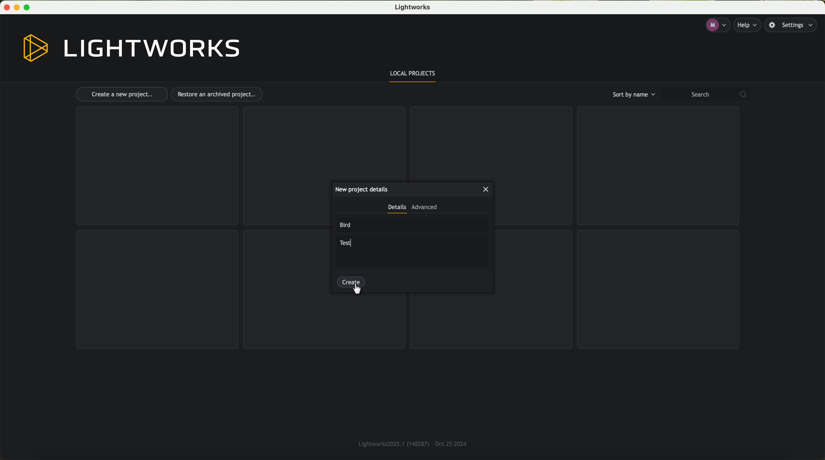 This screenshot has height=460, width=825. Describe the element at coordinates (656, 166) in the screenshot. I see `grid` at that location.